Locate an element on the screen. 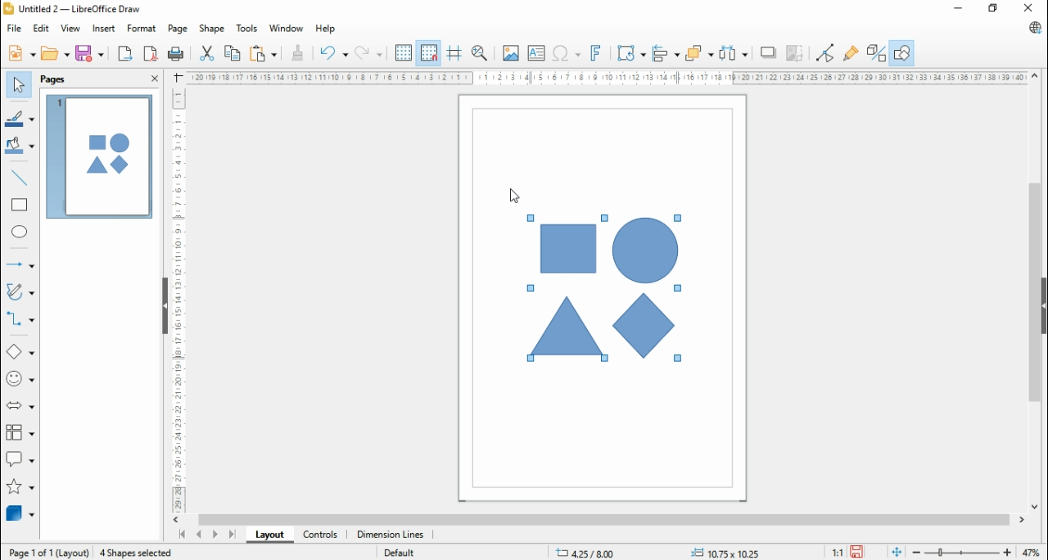 The width and height of the screenshot is (1048, 560). snap to grids is located at coordinates (428, 52).